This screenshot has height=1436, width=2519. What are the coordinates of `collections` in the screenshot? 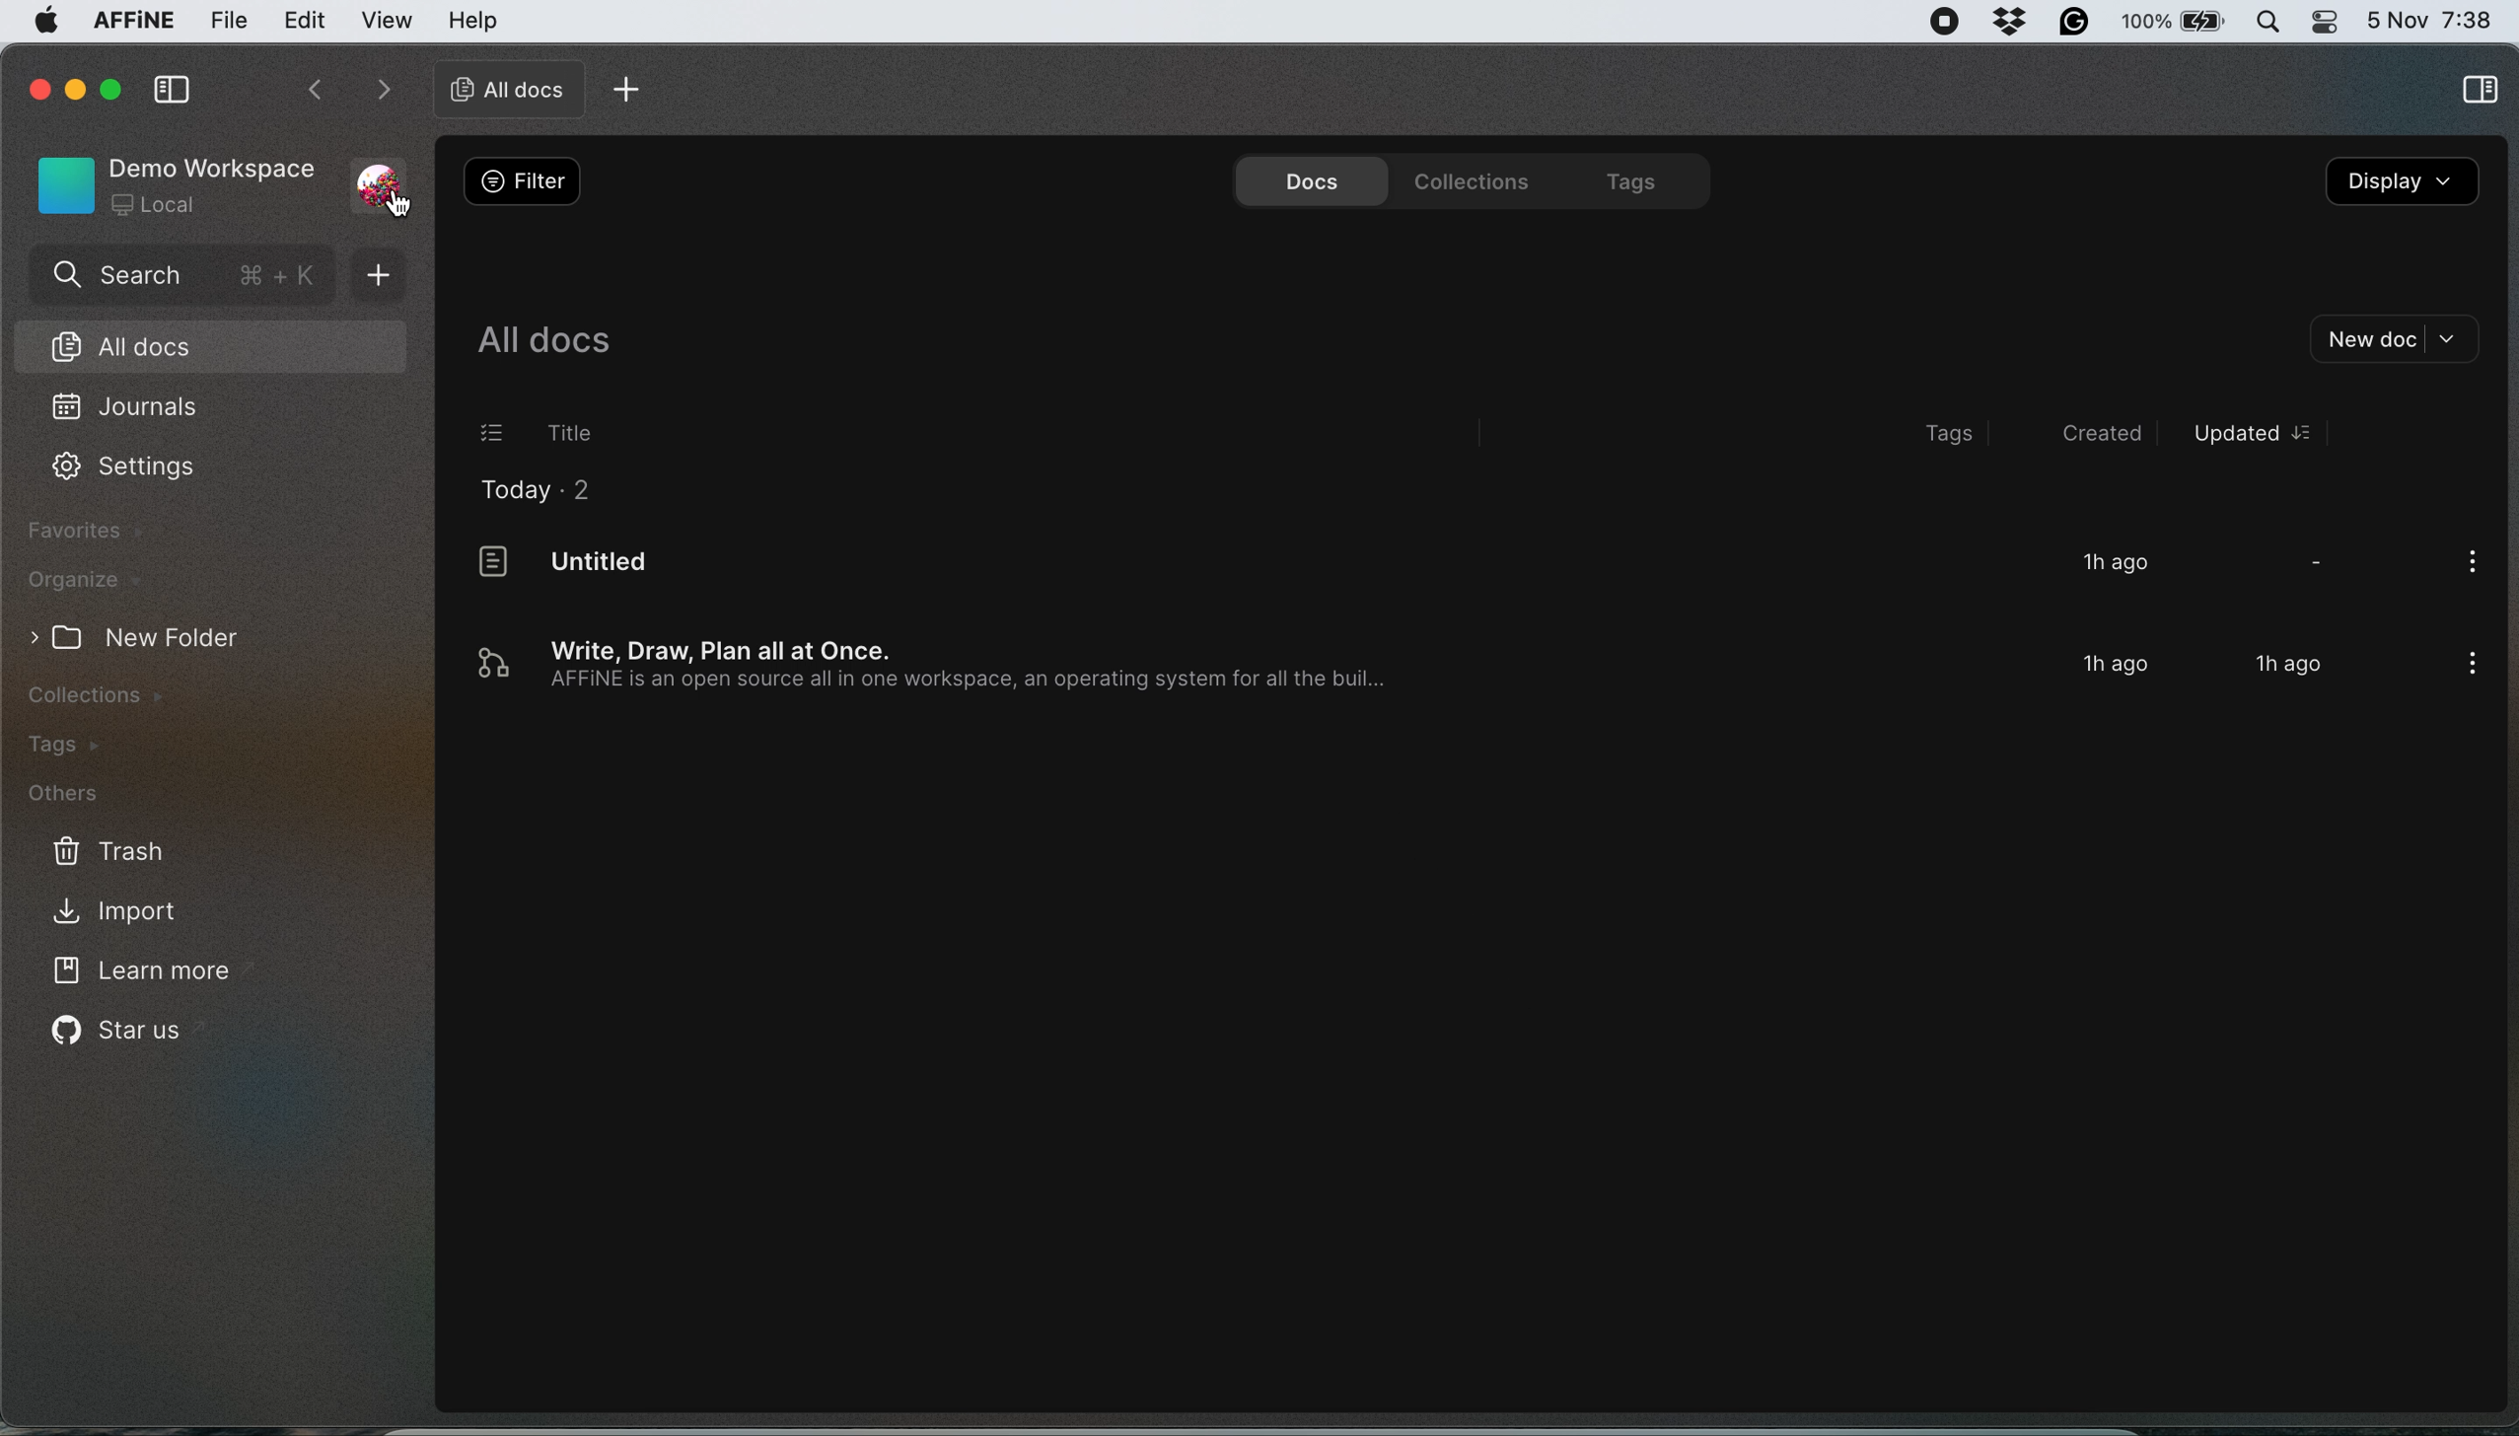 It's located at (123, 694).